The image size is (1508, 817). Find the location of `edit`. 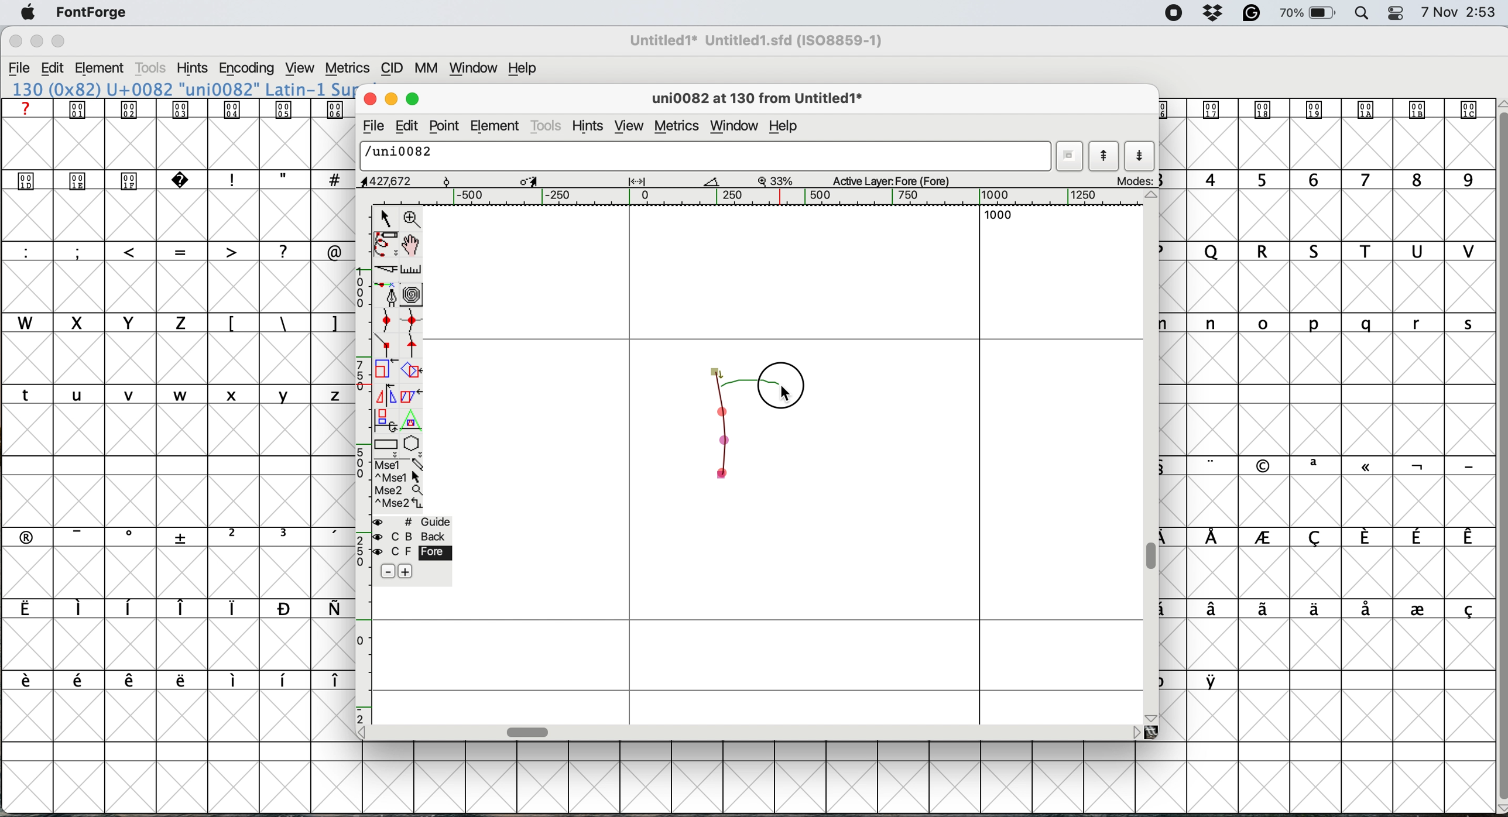

edit is located at coordinates (58, 68).